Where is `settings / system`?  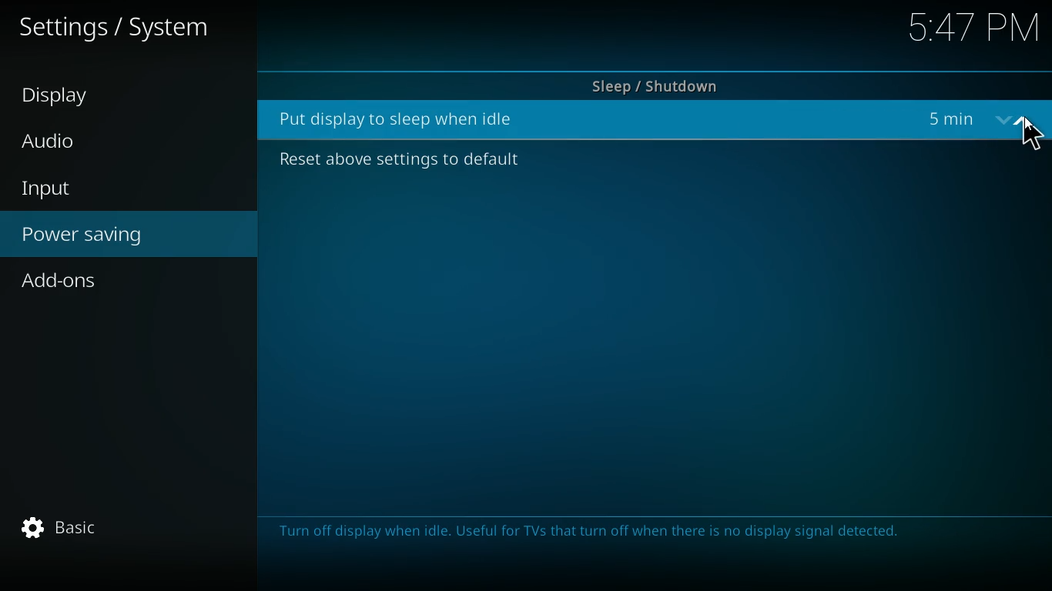 settings / system is located at coordinates (122, 32).